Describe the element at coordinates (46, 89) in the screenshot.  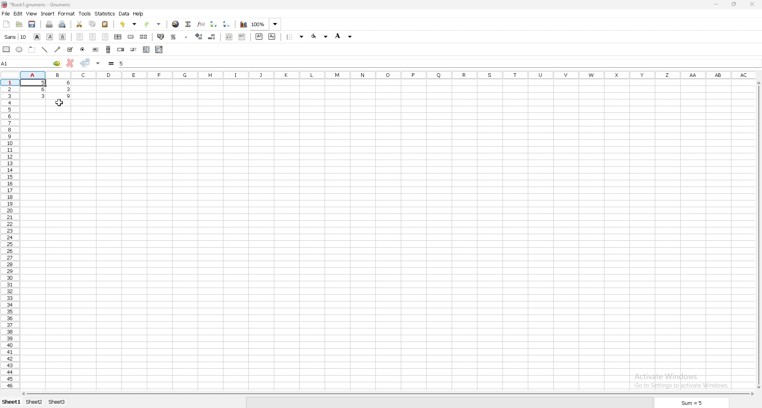
I see `data` at that location.